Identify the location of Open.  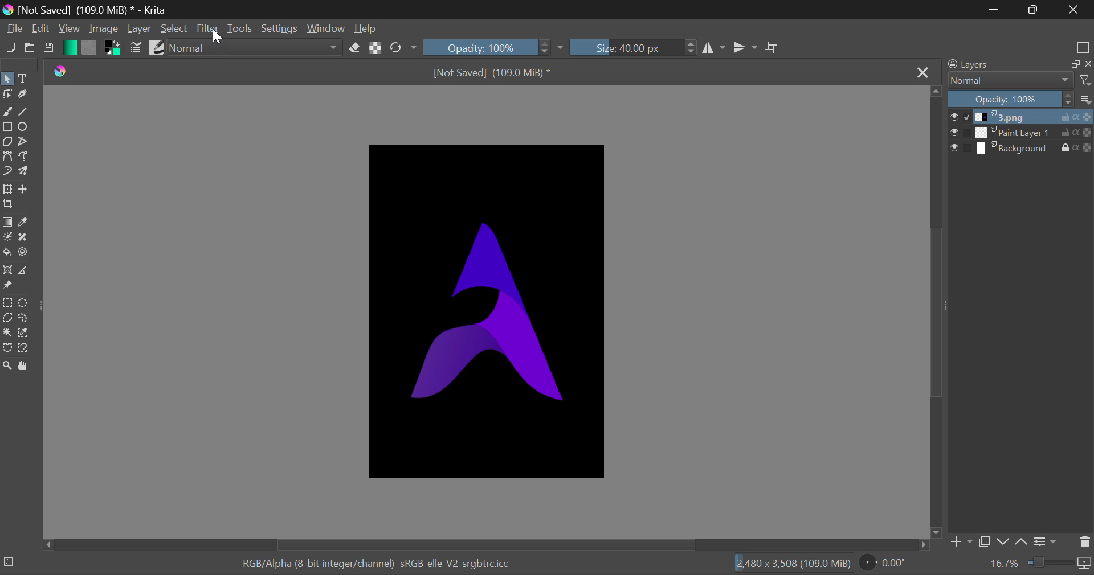
(28, 49).